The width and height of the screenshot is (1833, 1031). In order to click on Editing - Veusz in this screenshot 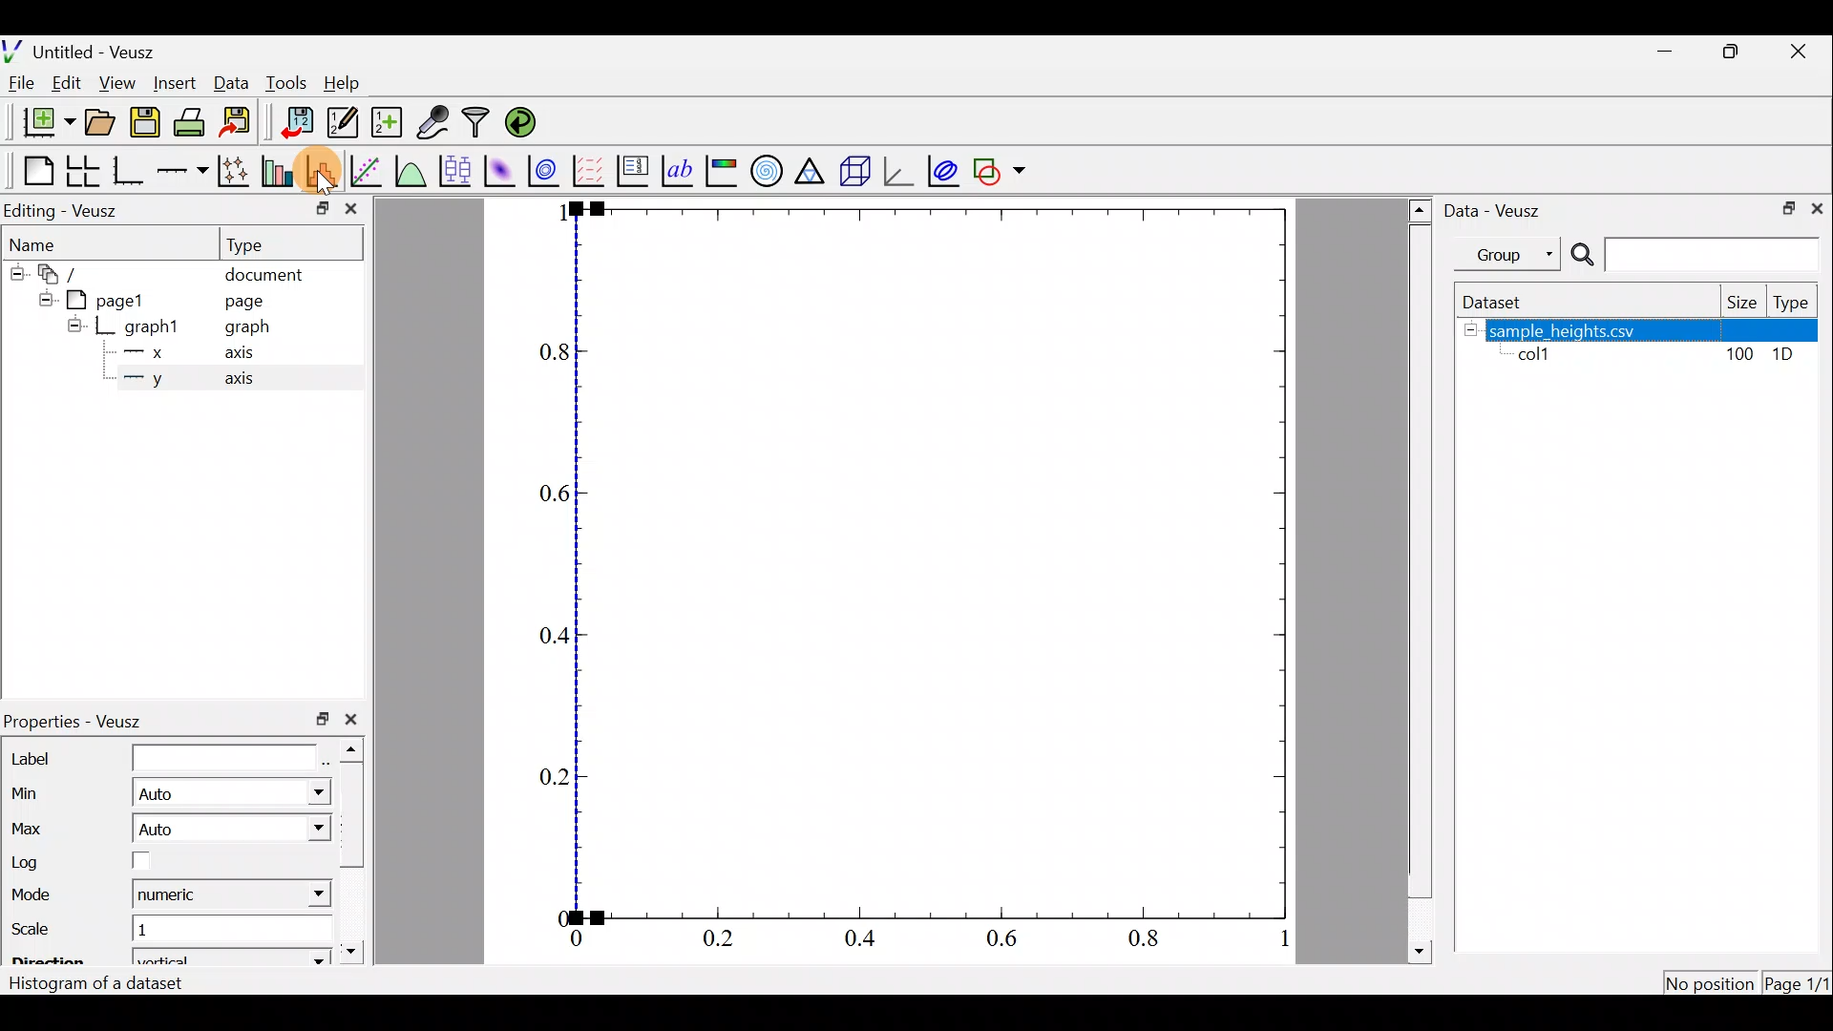, I will do `click(79, 208)`.